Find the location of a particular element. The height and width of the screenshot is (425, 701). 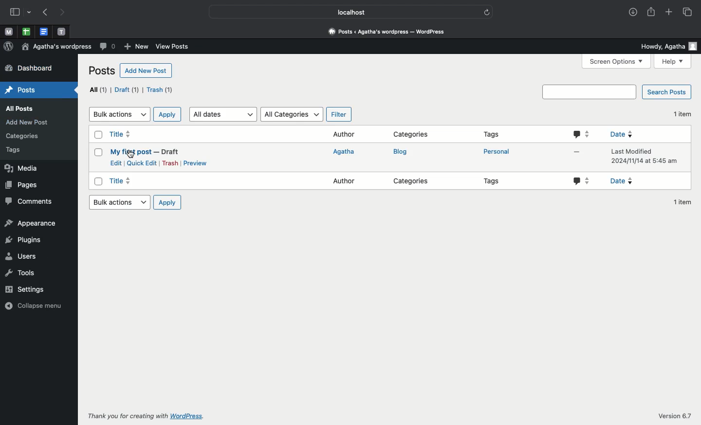

1 item is located at coordinates (680, 204).